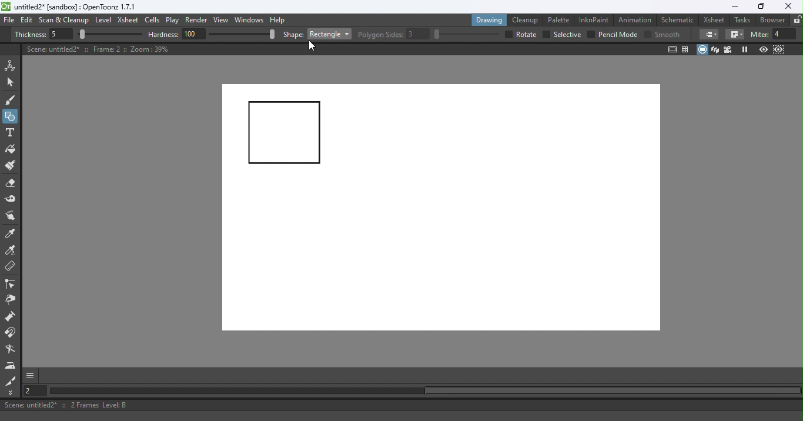  I want to click on Border corners, so click(709, 34).